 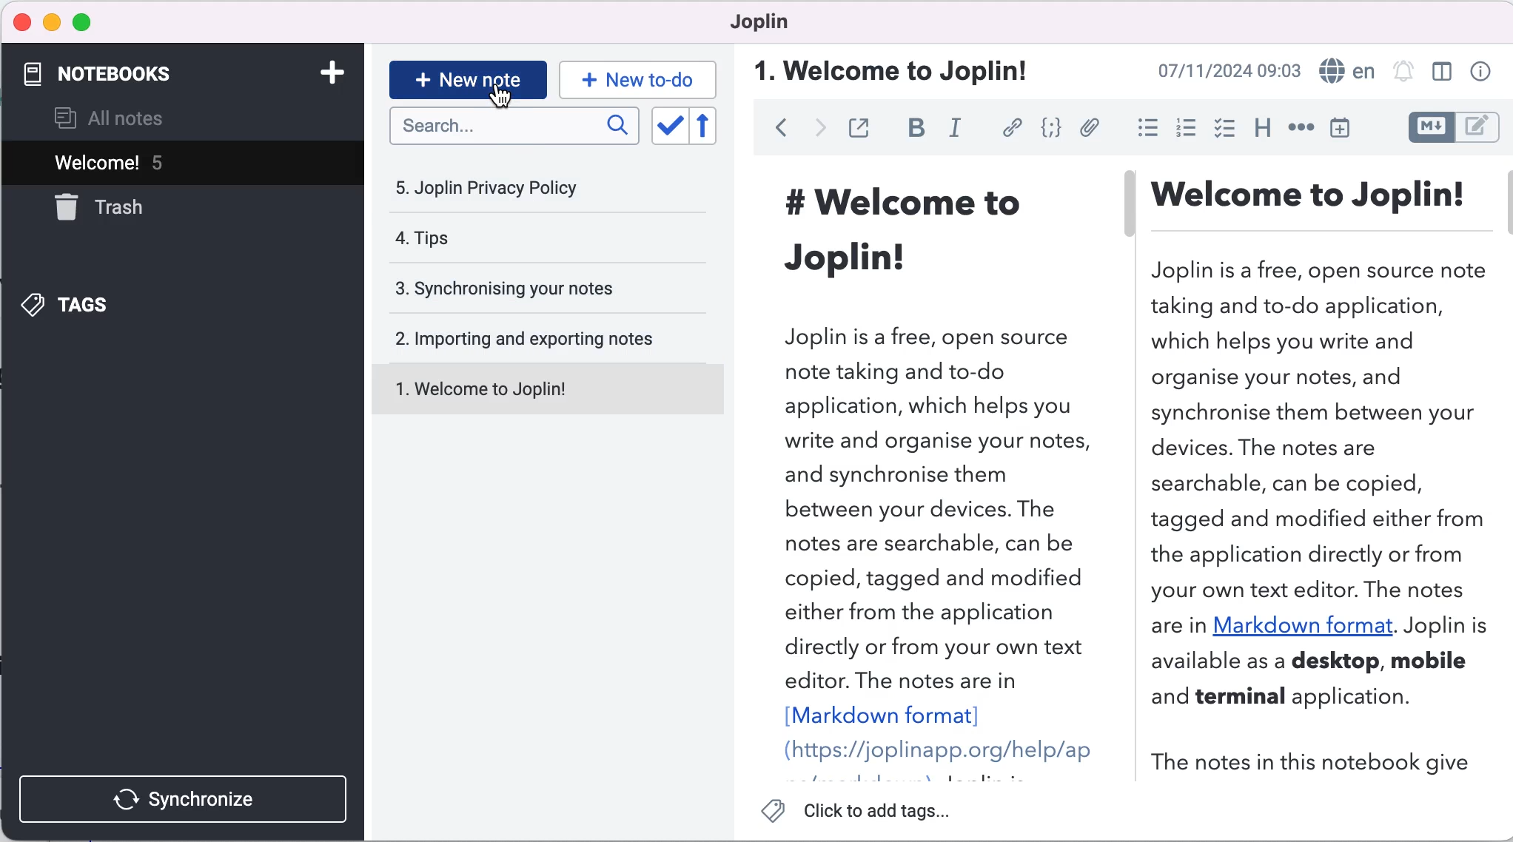 I want to click on back, so click(x=774, y=132).